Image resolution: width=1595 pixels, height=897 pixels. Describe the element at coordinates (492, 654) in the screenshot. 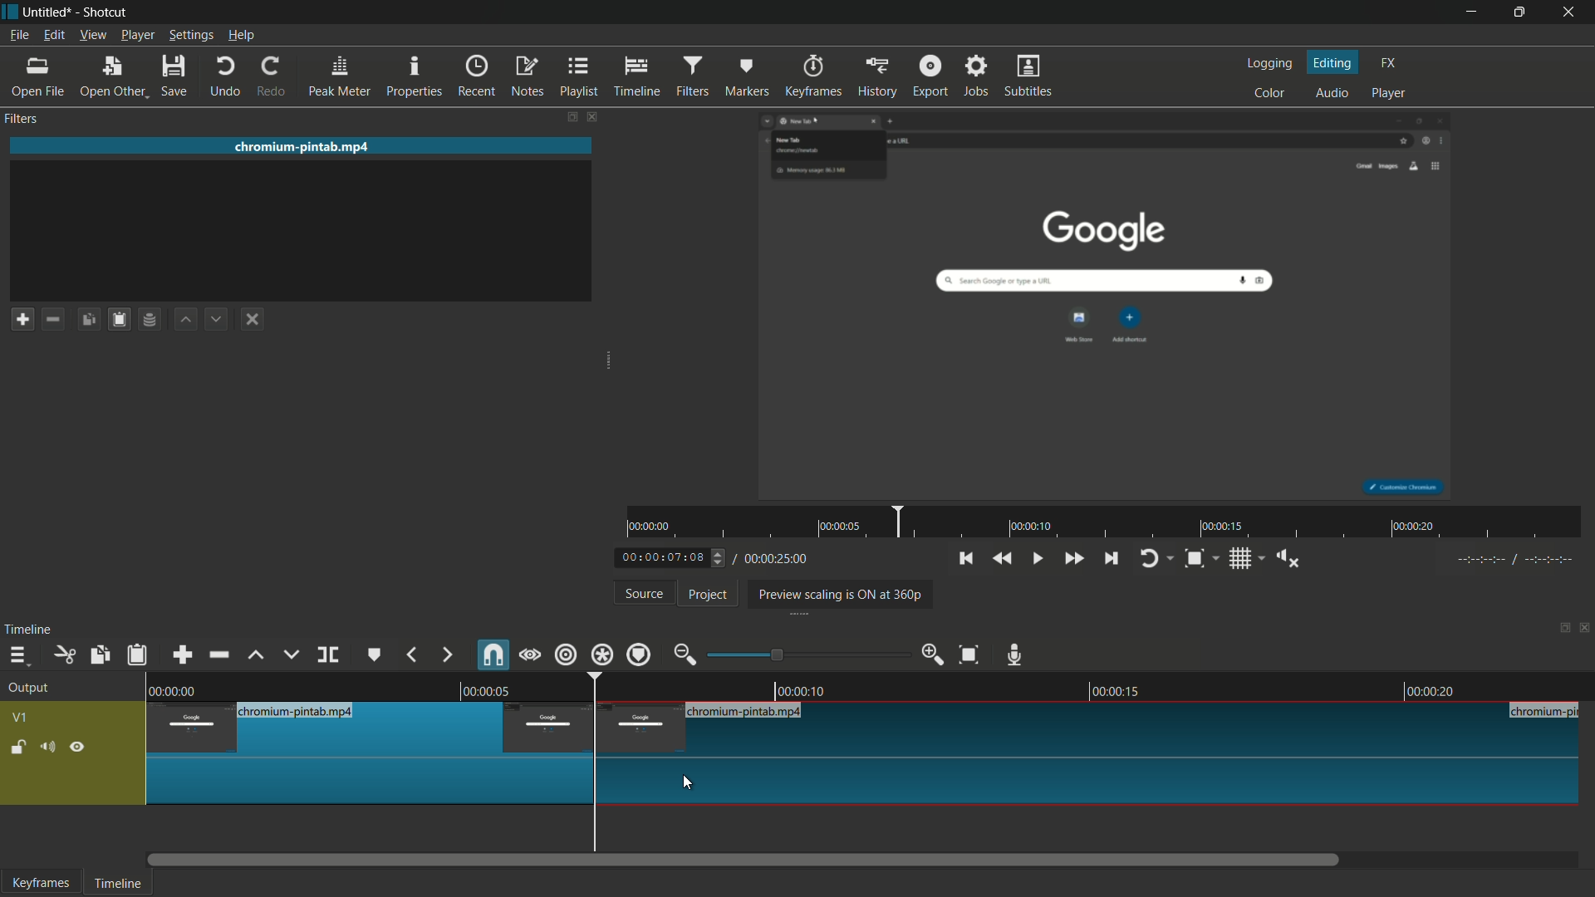

I see `snap` at that location.